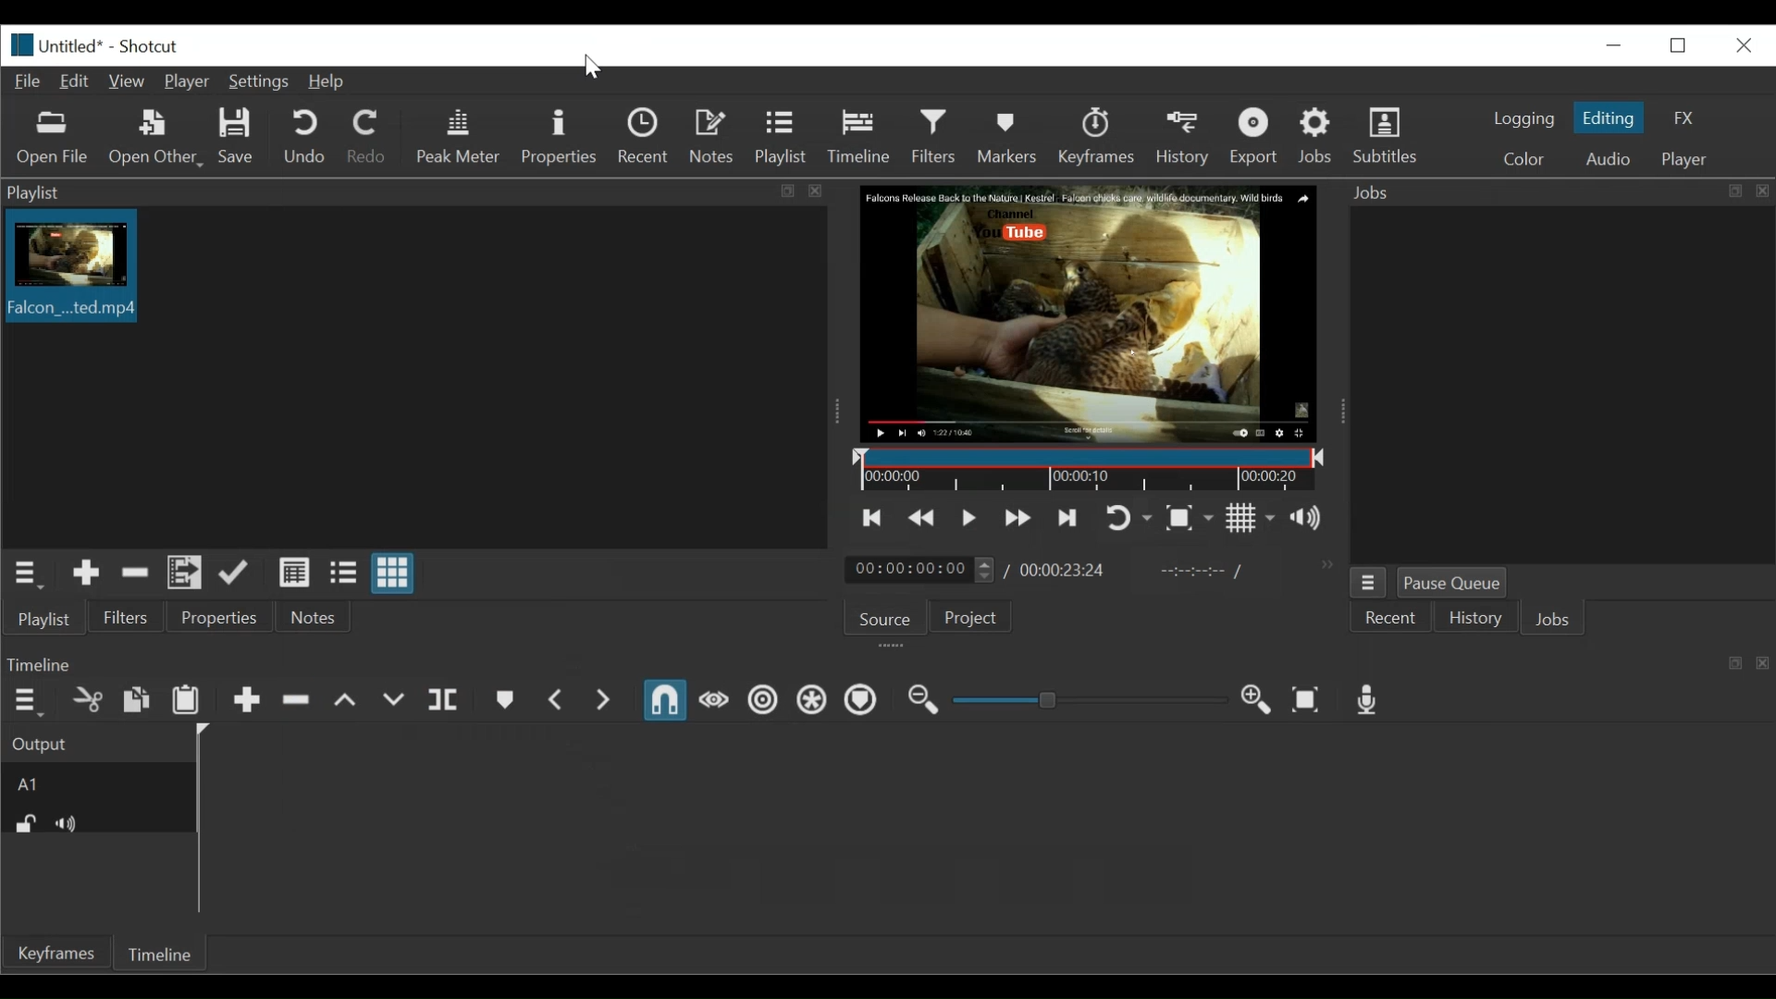 This screenshot has width=1776, height=999. Describe the element at coordinates (1475, 622) in the screenshot. I see `History` at that location.